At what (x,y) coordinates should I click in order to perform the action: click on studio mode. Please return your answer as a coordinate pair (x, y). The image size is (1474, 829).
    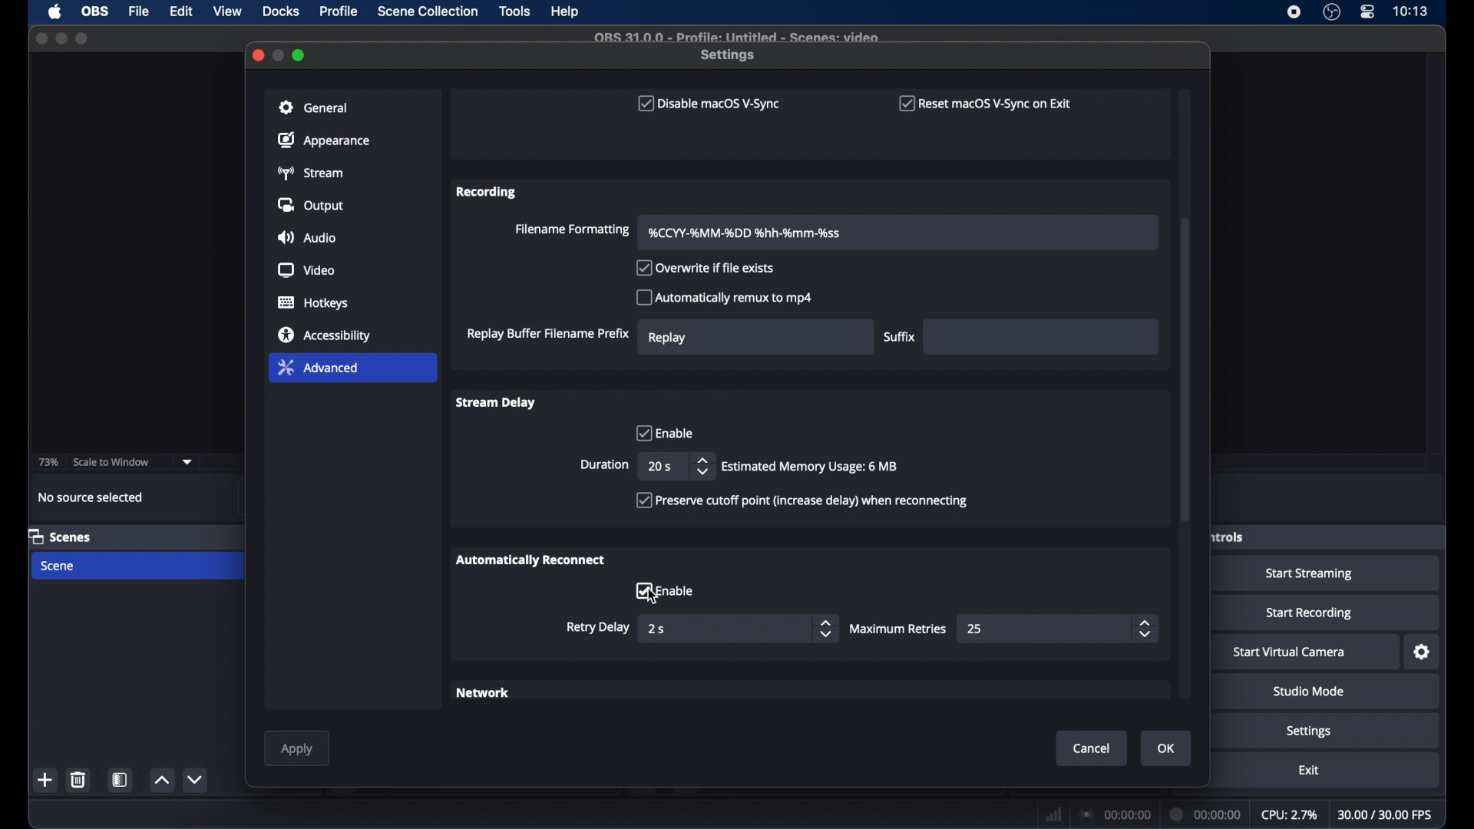
    Looking at the image, I should click on (1309, 692).